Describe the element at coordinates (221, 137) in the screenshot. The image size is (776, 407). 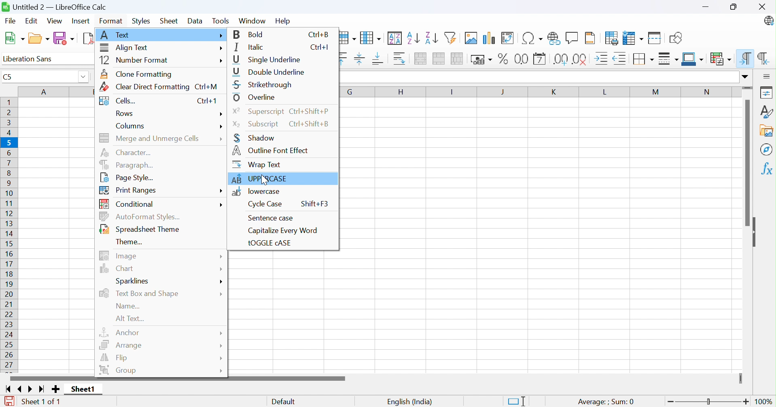
I see `More` at that location.